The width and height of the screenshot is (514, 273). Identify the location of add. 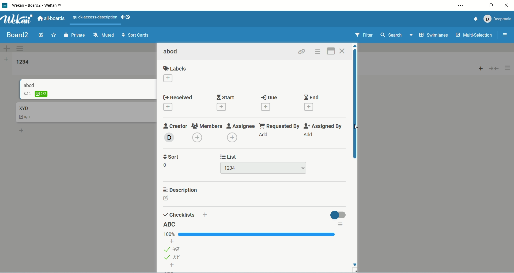
(168, 107).